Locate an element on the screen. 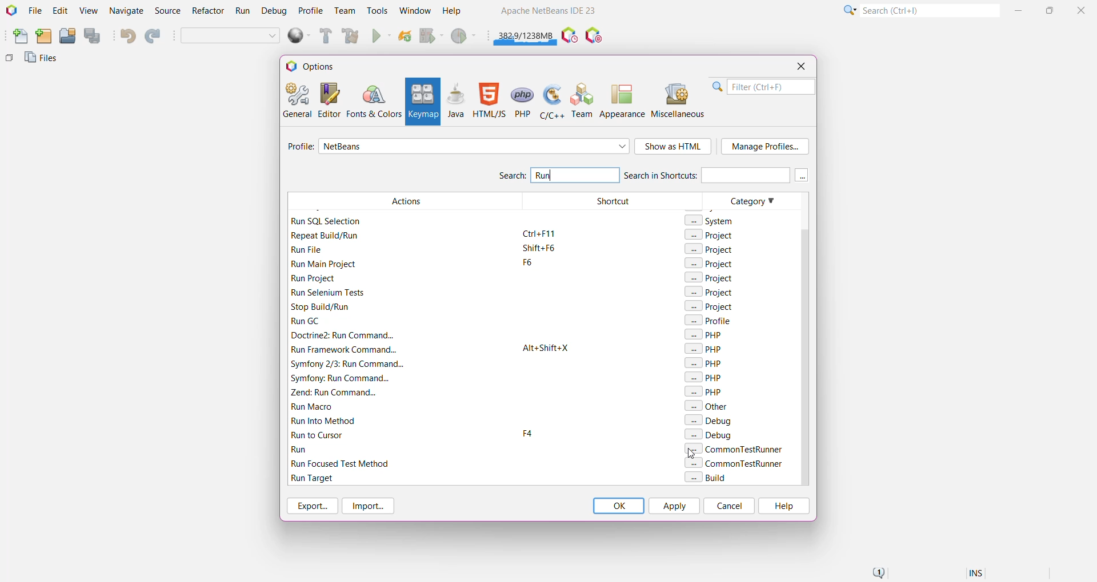 This screenshot has height=582, width=1097. Maximize is located at coordinates (1051, 9).